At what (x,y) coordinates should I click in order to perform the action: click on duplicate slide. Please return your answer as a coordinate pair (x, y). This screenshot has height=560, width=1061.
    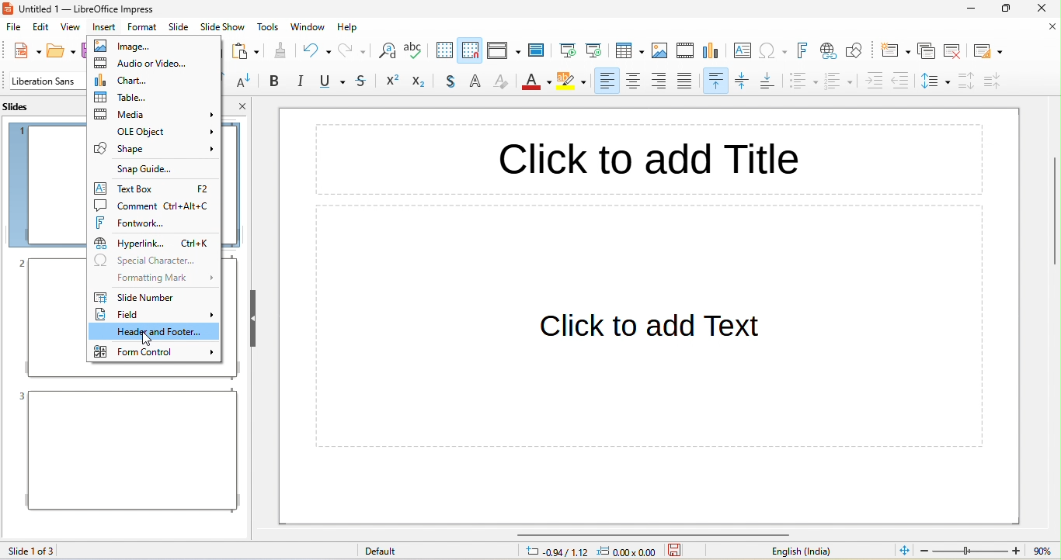
    Looking at the image, I should click on (926, 50).